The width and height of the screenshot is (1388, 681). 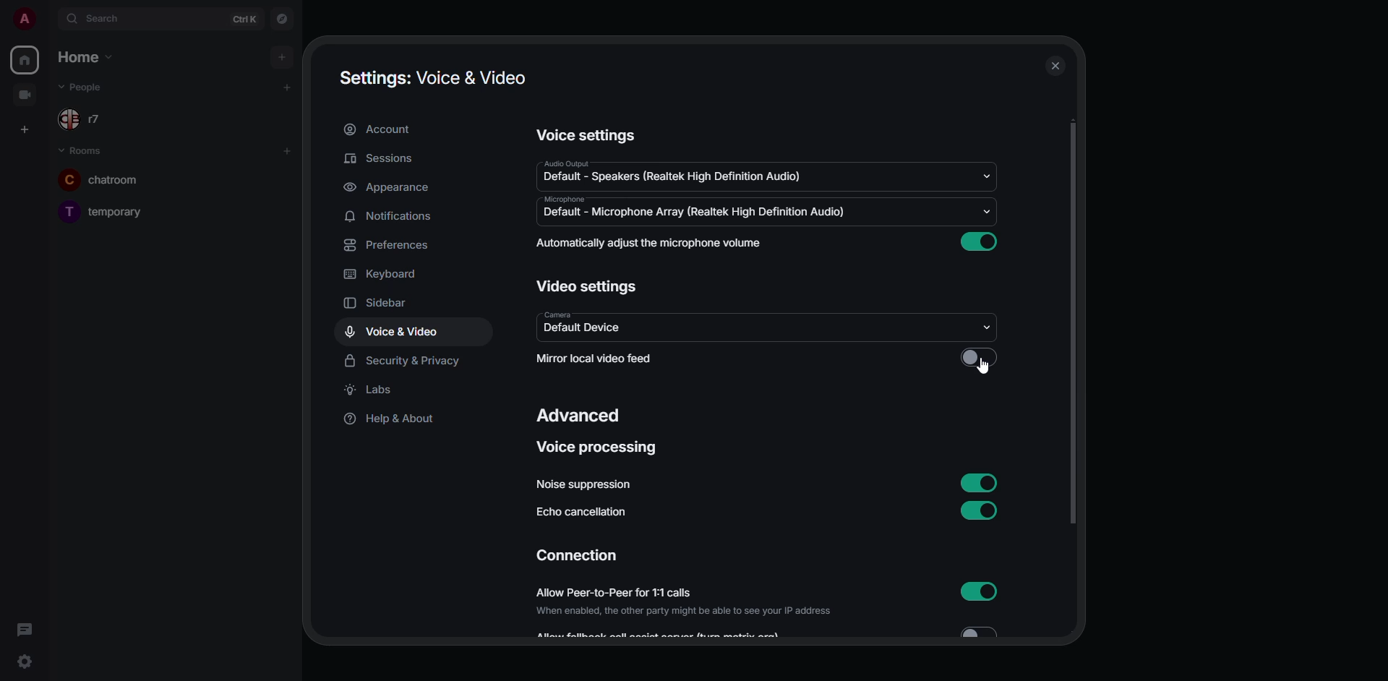 I want to click on default, so click(x=695, y=216).